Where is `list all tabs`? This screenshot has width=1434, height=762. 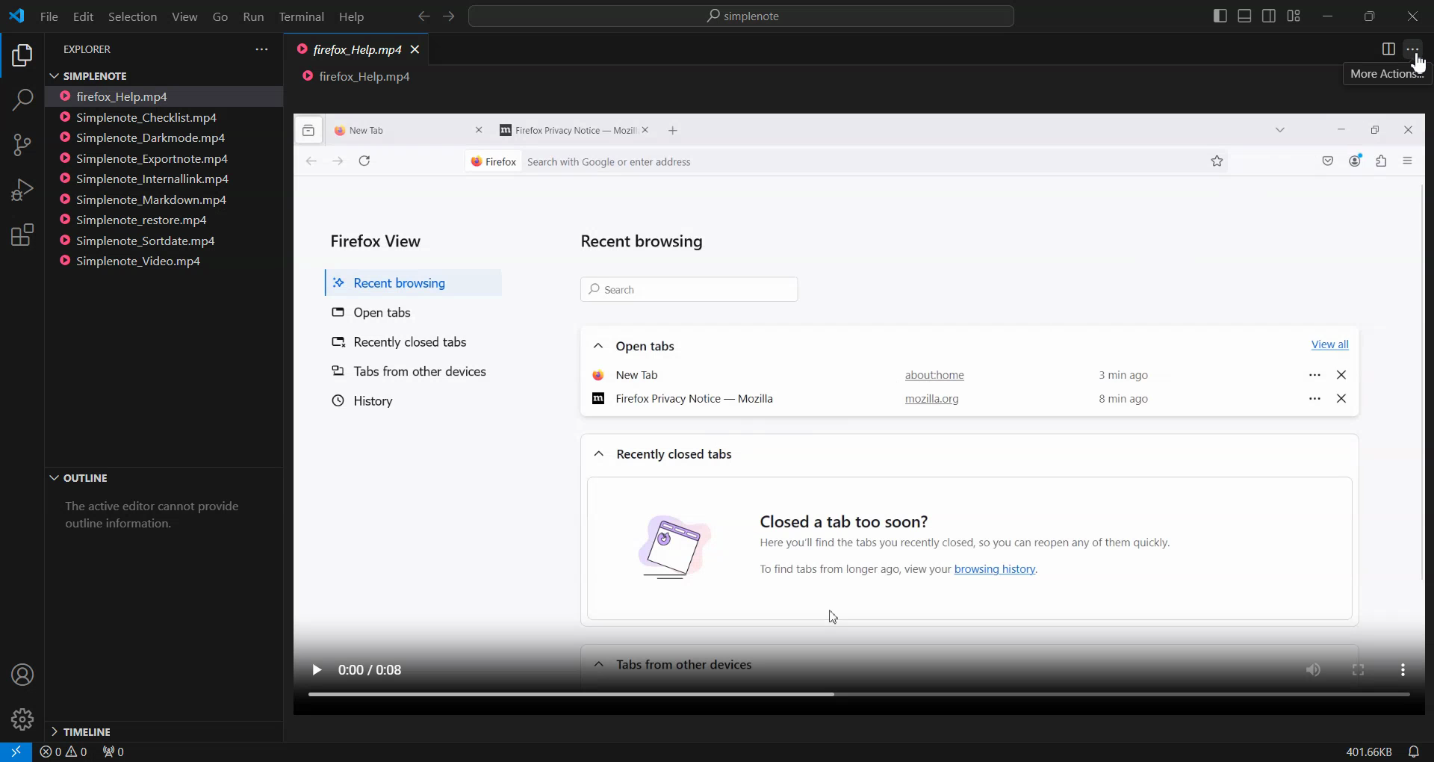
list all tabs is located at coordinates (1276, 131).